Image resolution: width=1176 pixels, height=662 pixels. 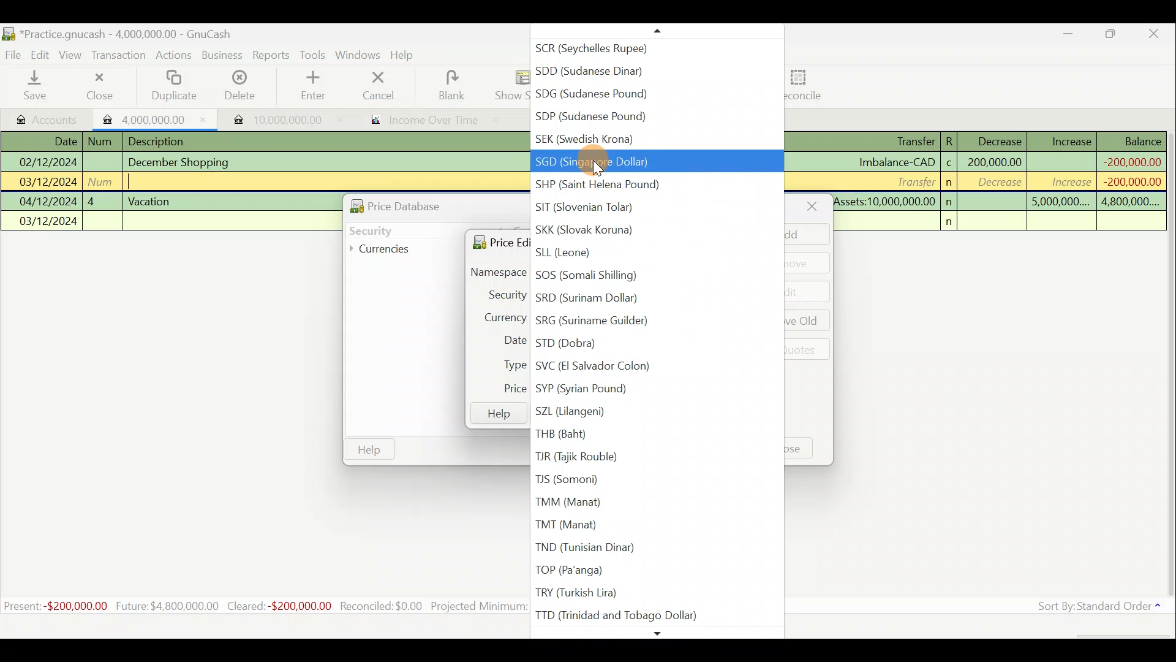 What do you see at coordinates (42, 55) in the screenshot?
I see `Edit` at bounding box center [42, 55].